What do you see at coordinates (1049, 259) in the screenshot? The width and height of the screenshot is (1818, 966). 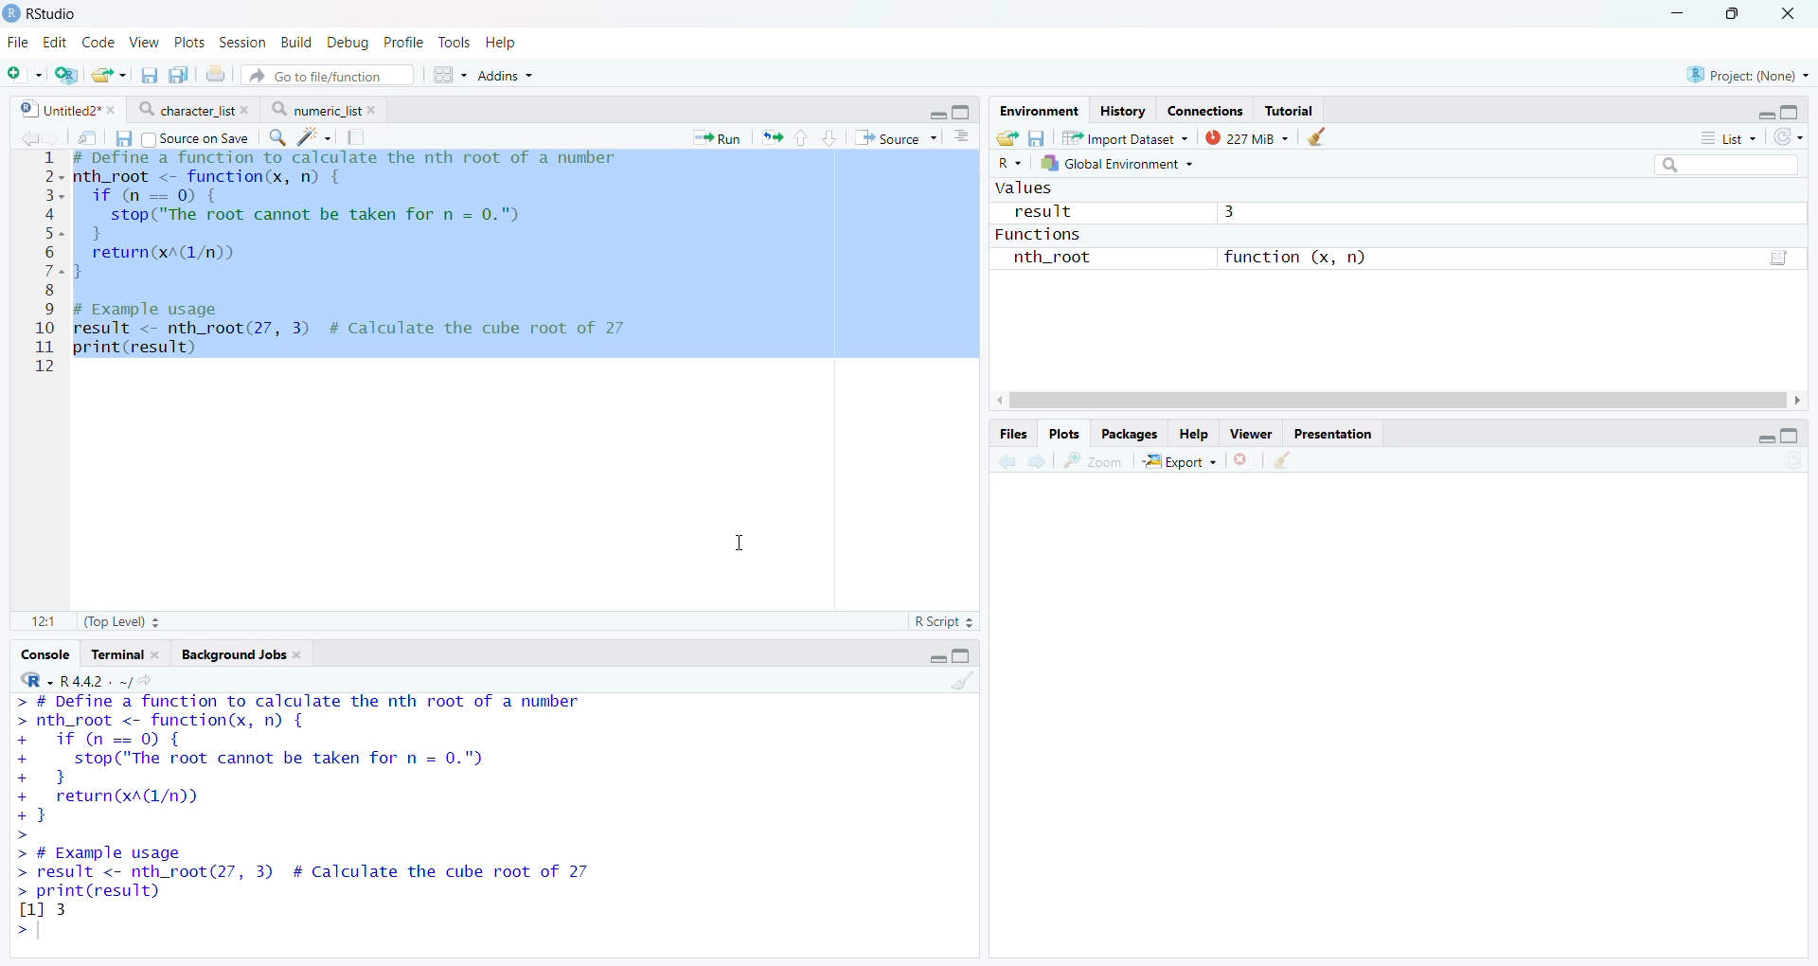 I see `nth_root` at bounding box center [1049, 259].